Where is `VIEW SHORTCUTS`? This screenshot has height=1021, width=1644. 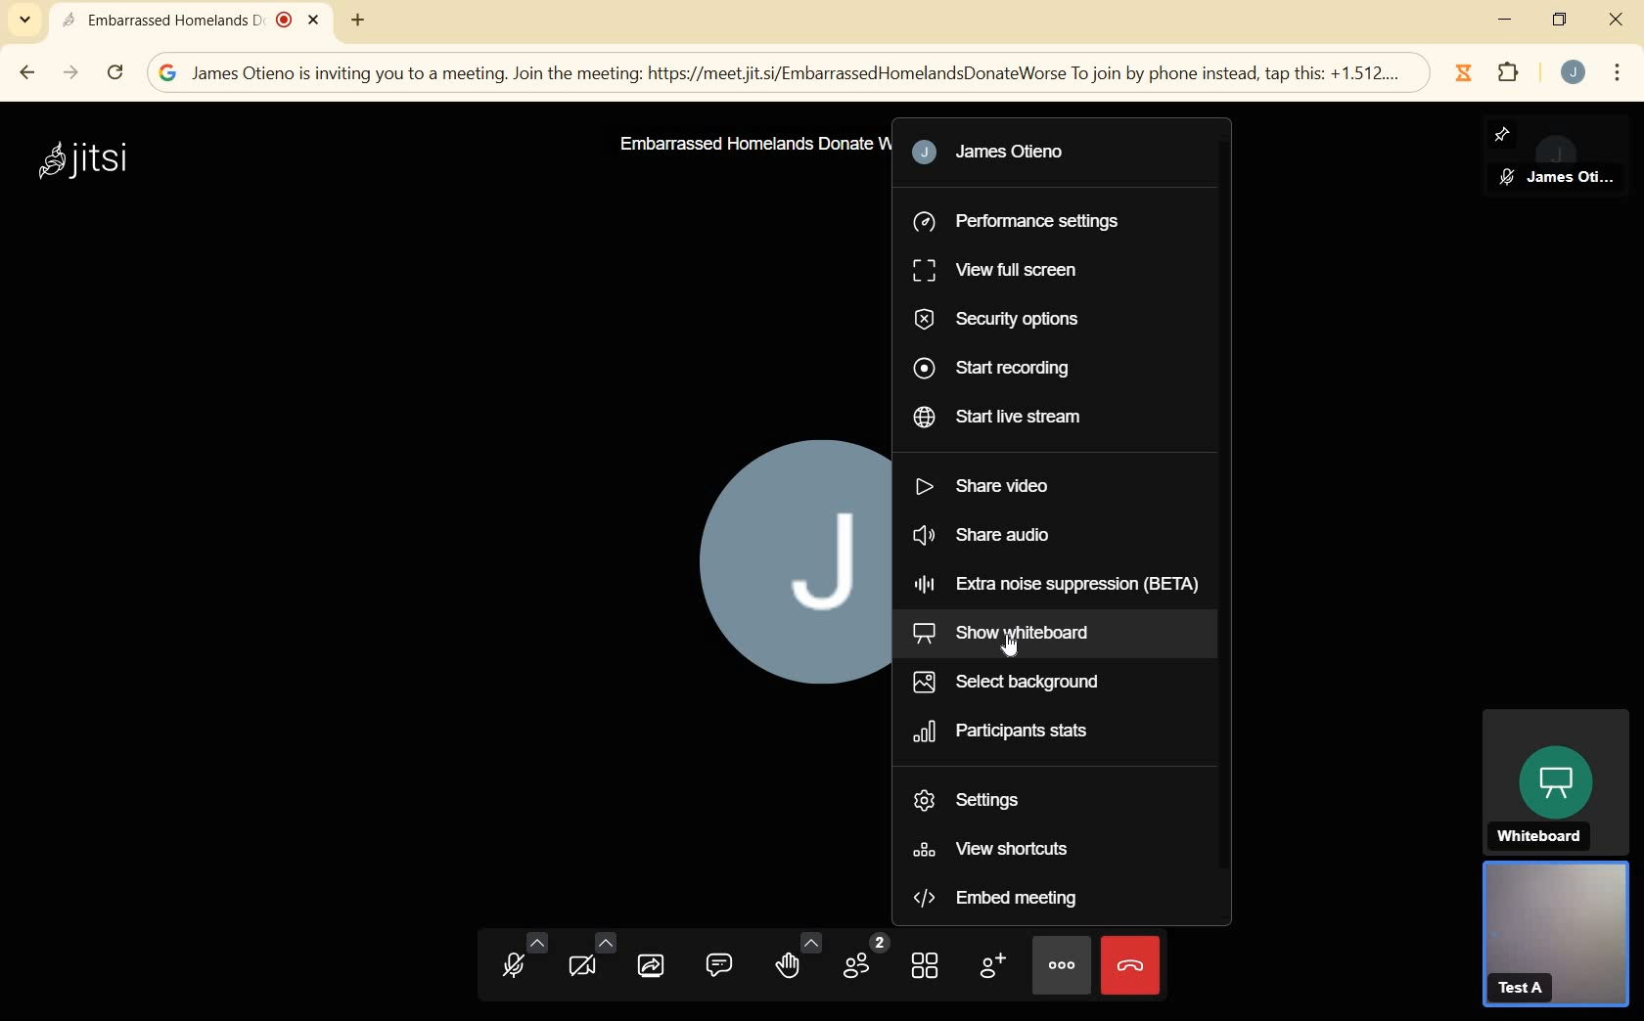 VIEW SHORTCUTS is located at coordinates (997, 850).